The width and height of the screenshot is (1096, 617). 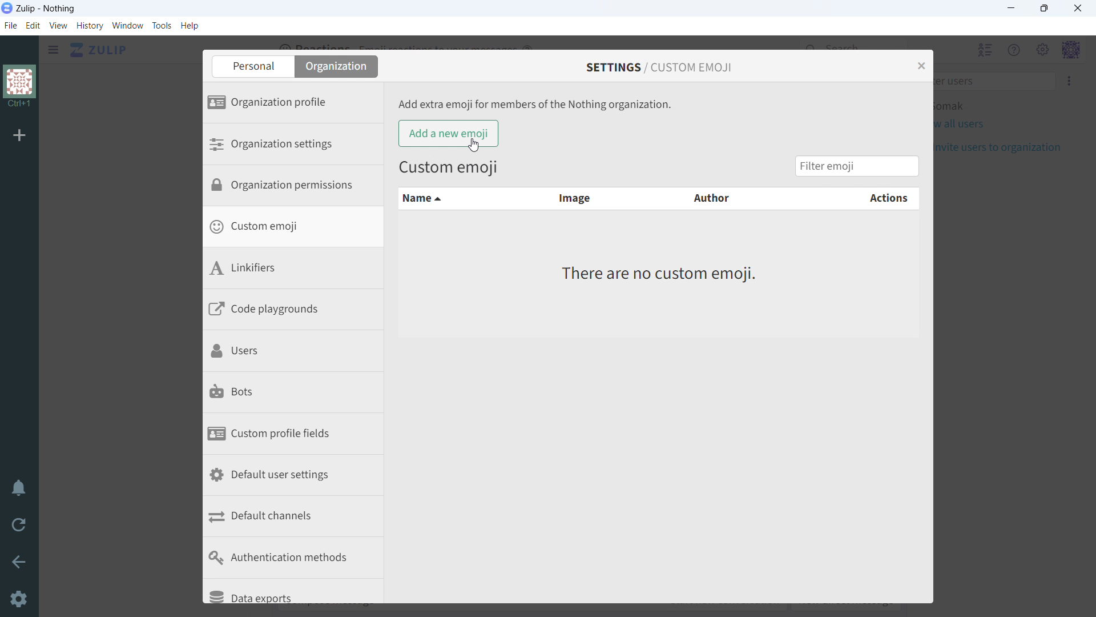 What do you see at coordinates (292, 187) in the screenshot?
I see `organization permissions` at bounding box center [292, 187].